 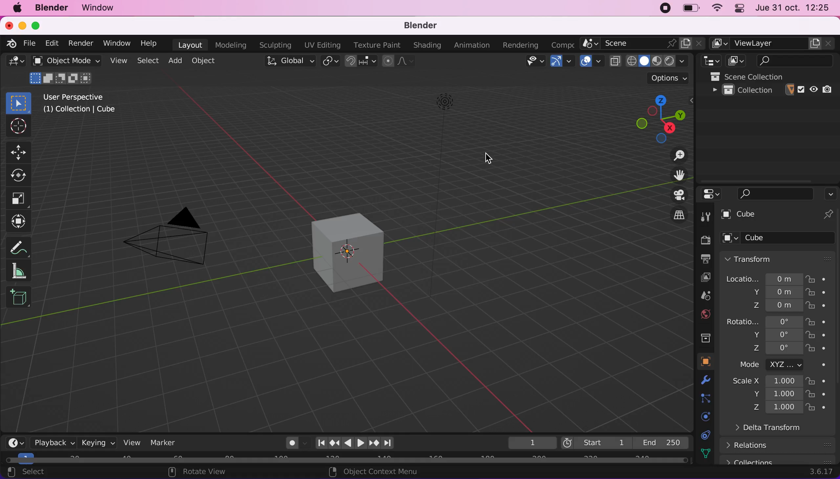 I want to click on uv editing, so click(x=321, y=45).